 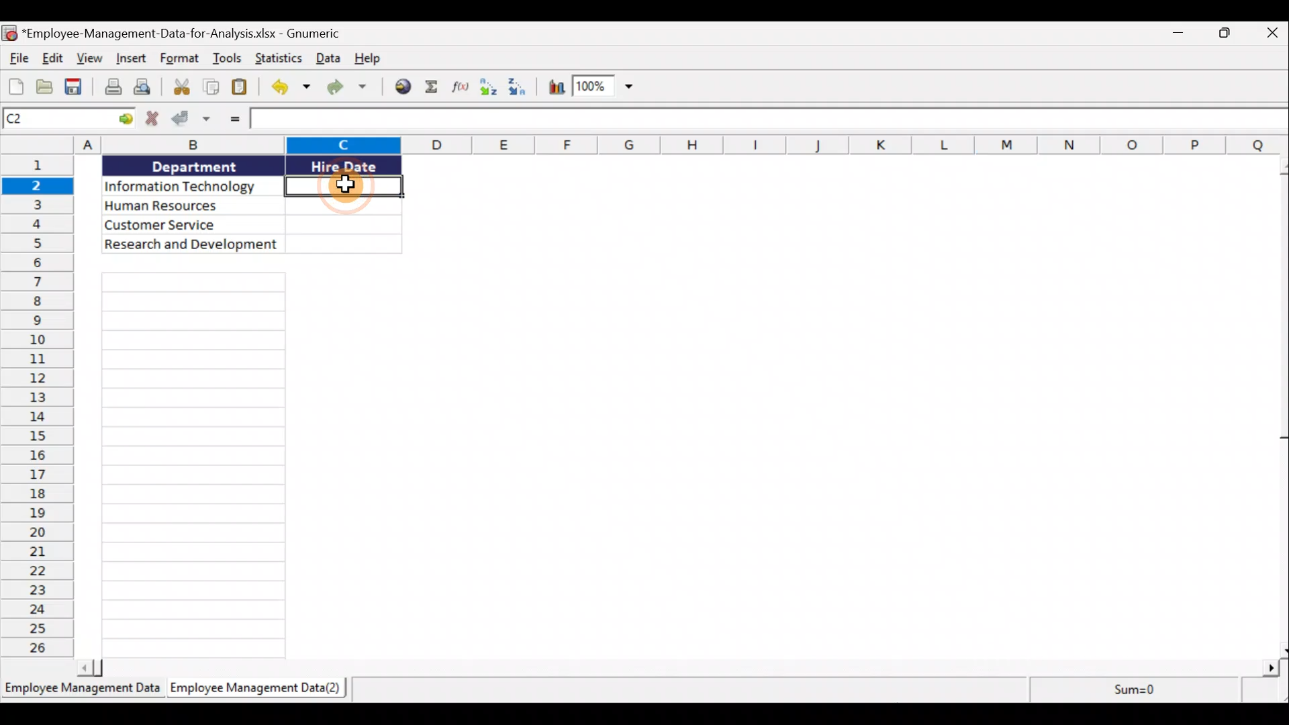 I want to click on Accept change, so click(x=191, y=122).